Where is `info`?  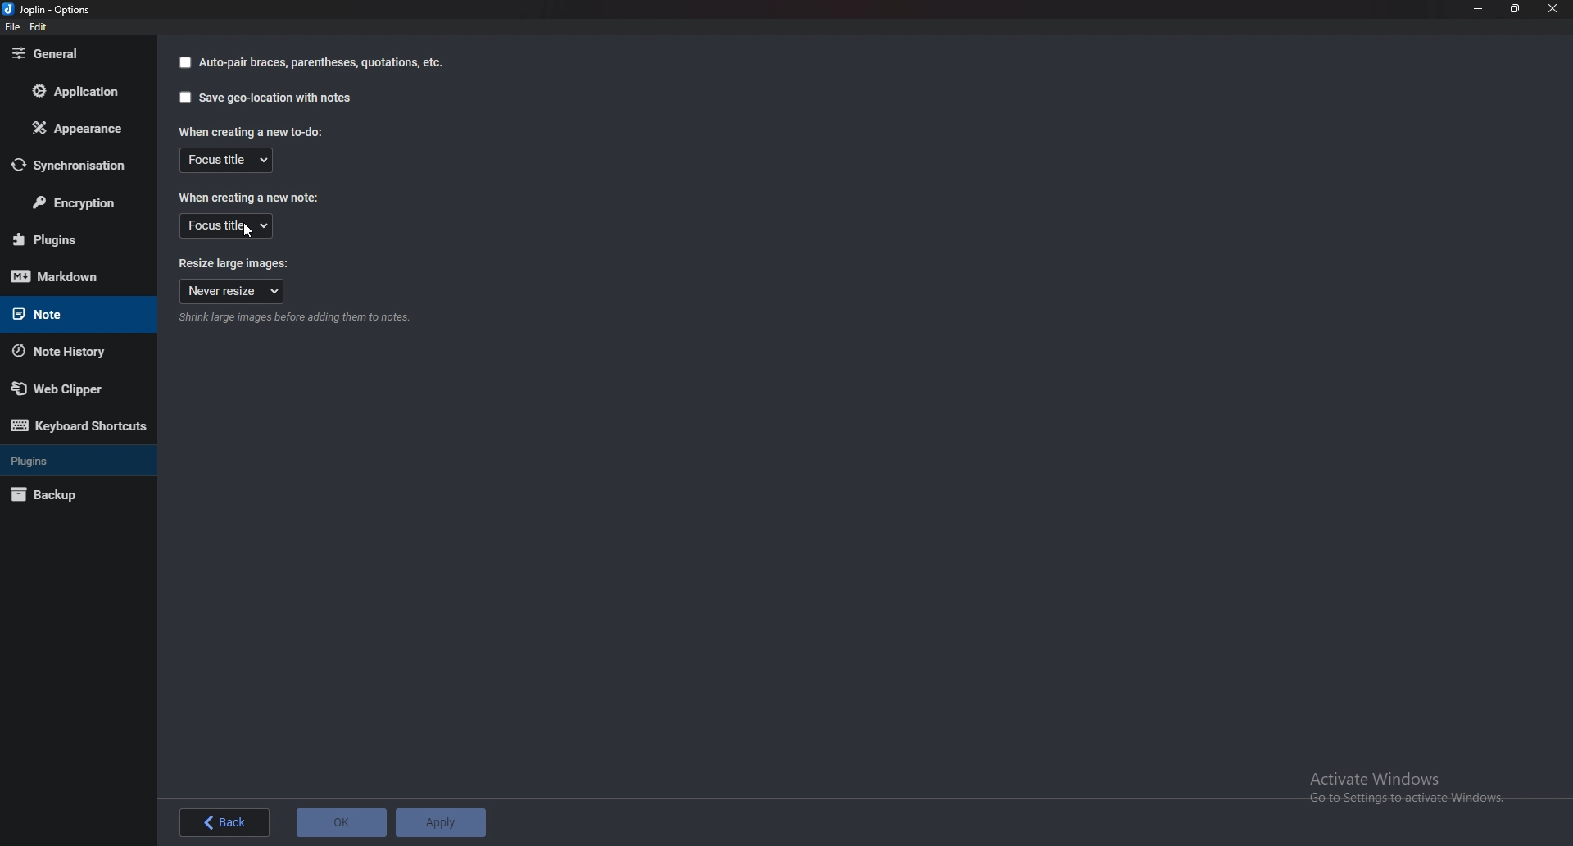
info is located at coordinates (292, 320).